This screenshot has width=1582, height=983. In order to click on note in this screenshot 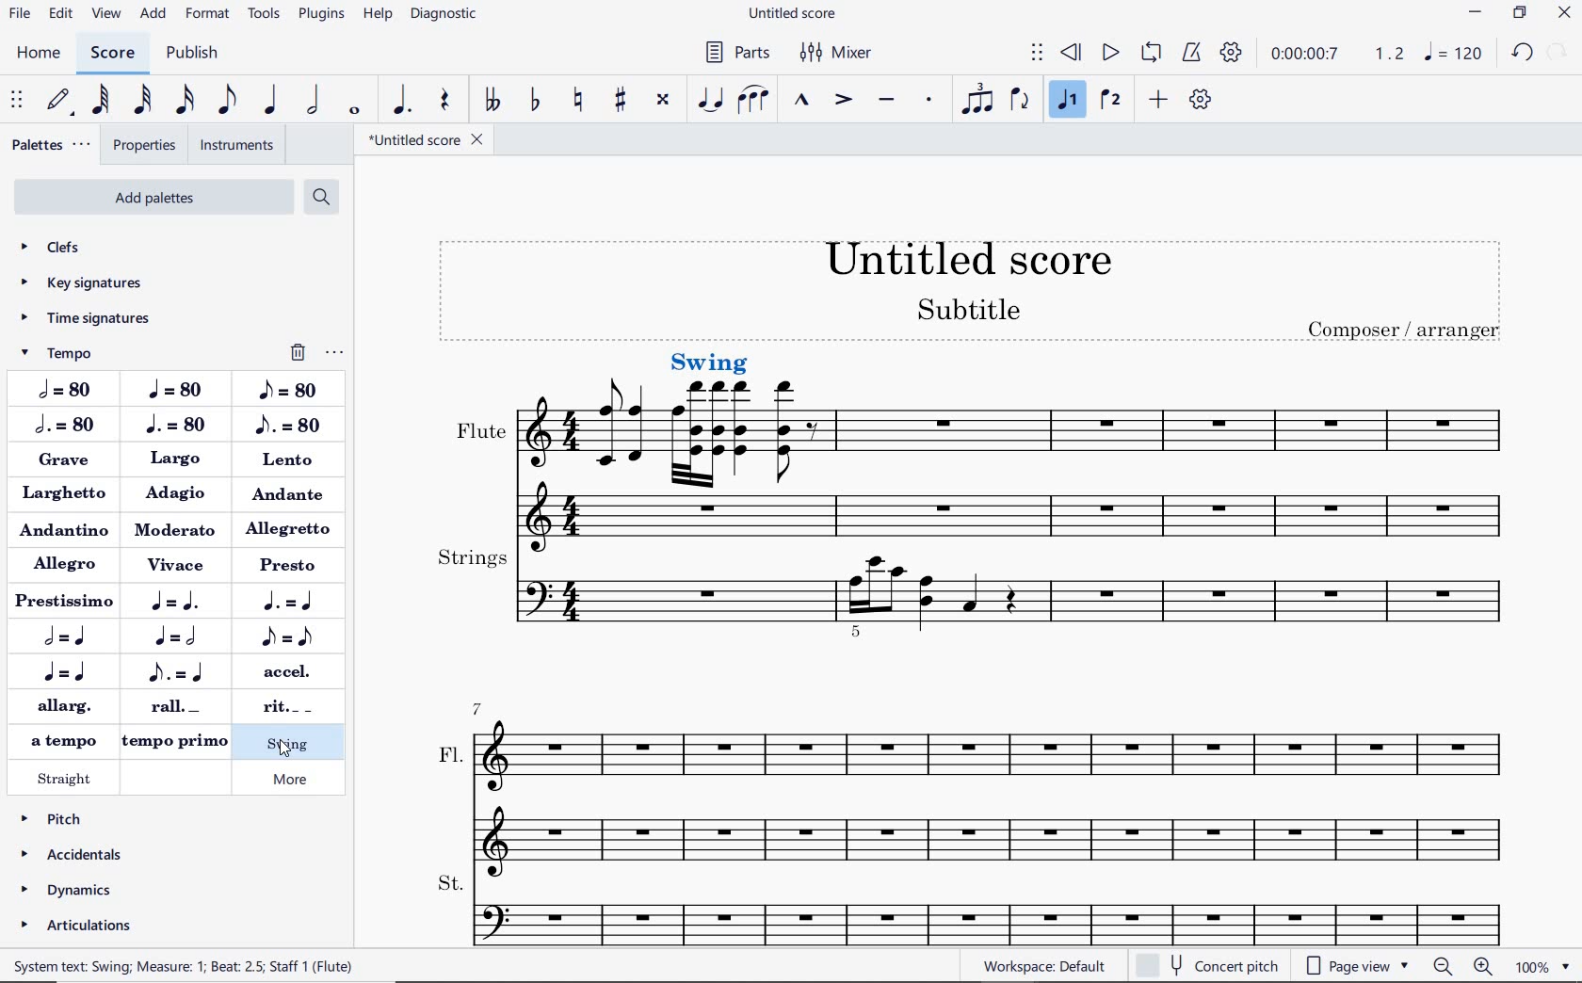, I will do `click(1456, 55)`.